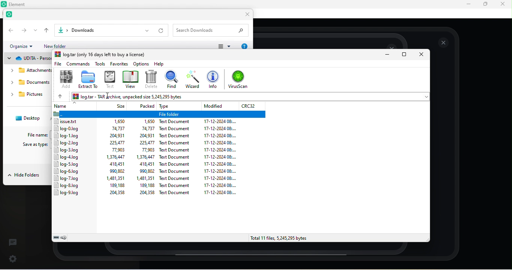 The width and height of the screenshot is (512, 270). What do you see at coordinates (444, 43) in the screenshot?
I see `close` at bounding box center [444, 43].